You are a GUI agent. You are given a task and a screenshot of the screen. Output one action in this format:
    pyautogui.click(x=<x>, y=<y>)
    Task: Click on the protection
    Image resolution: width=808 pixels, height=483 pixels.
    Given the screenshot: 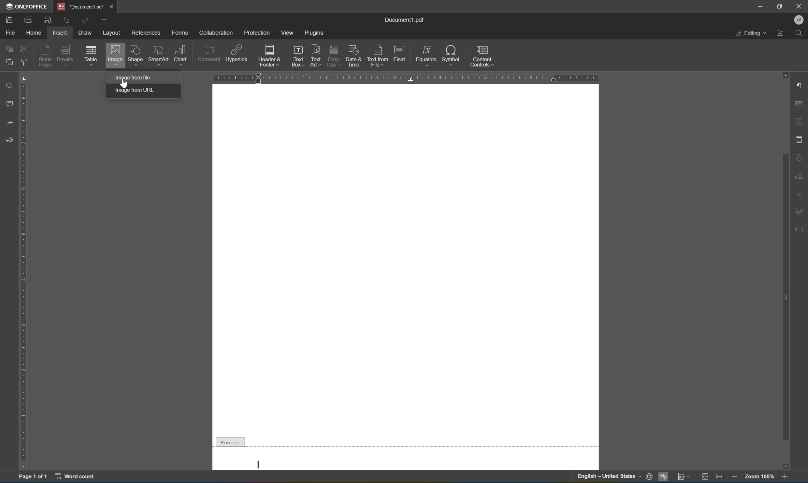 What is the action you would take?
    pyautogui.click(x=257, y=33)
    